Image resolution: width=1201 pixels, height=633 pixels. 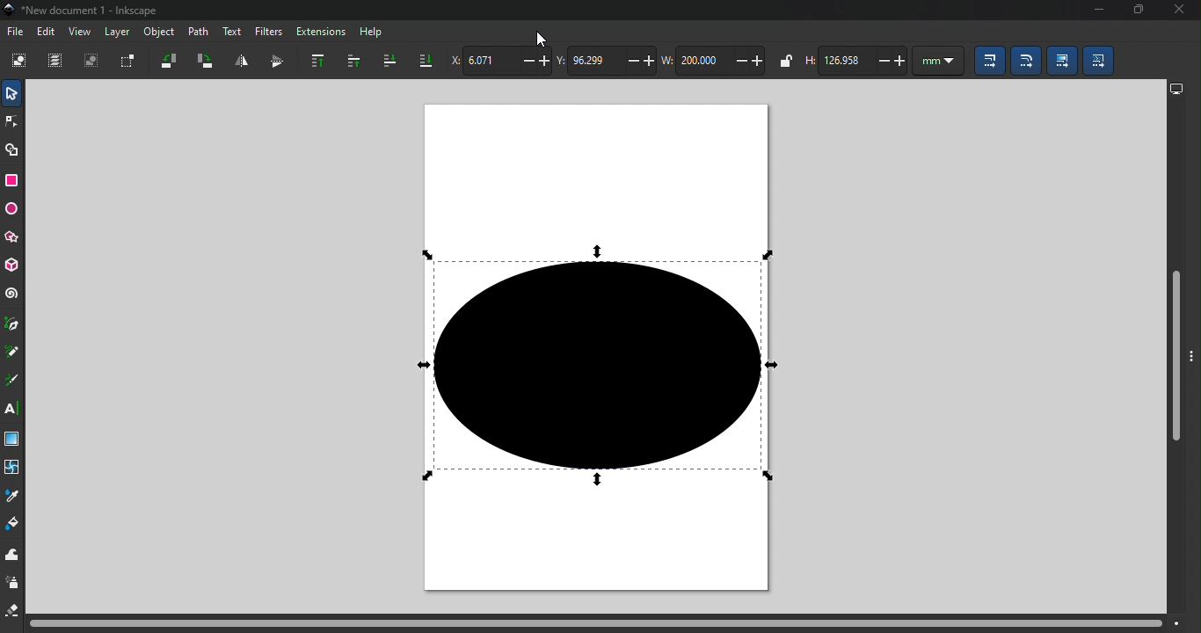 What do you see at coordinates (606, 624) in the screenshot?
I see `Horizontal scroll bar` at bounding box center [606, 624].